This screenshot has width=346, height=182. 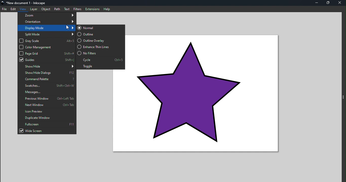 I want to click on Split mode, so click(x=46, y=34).